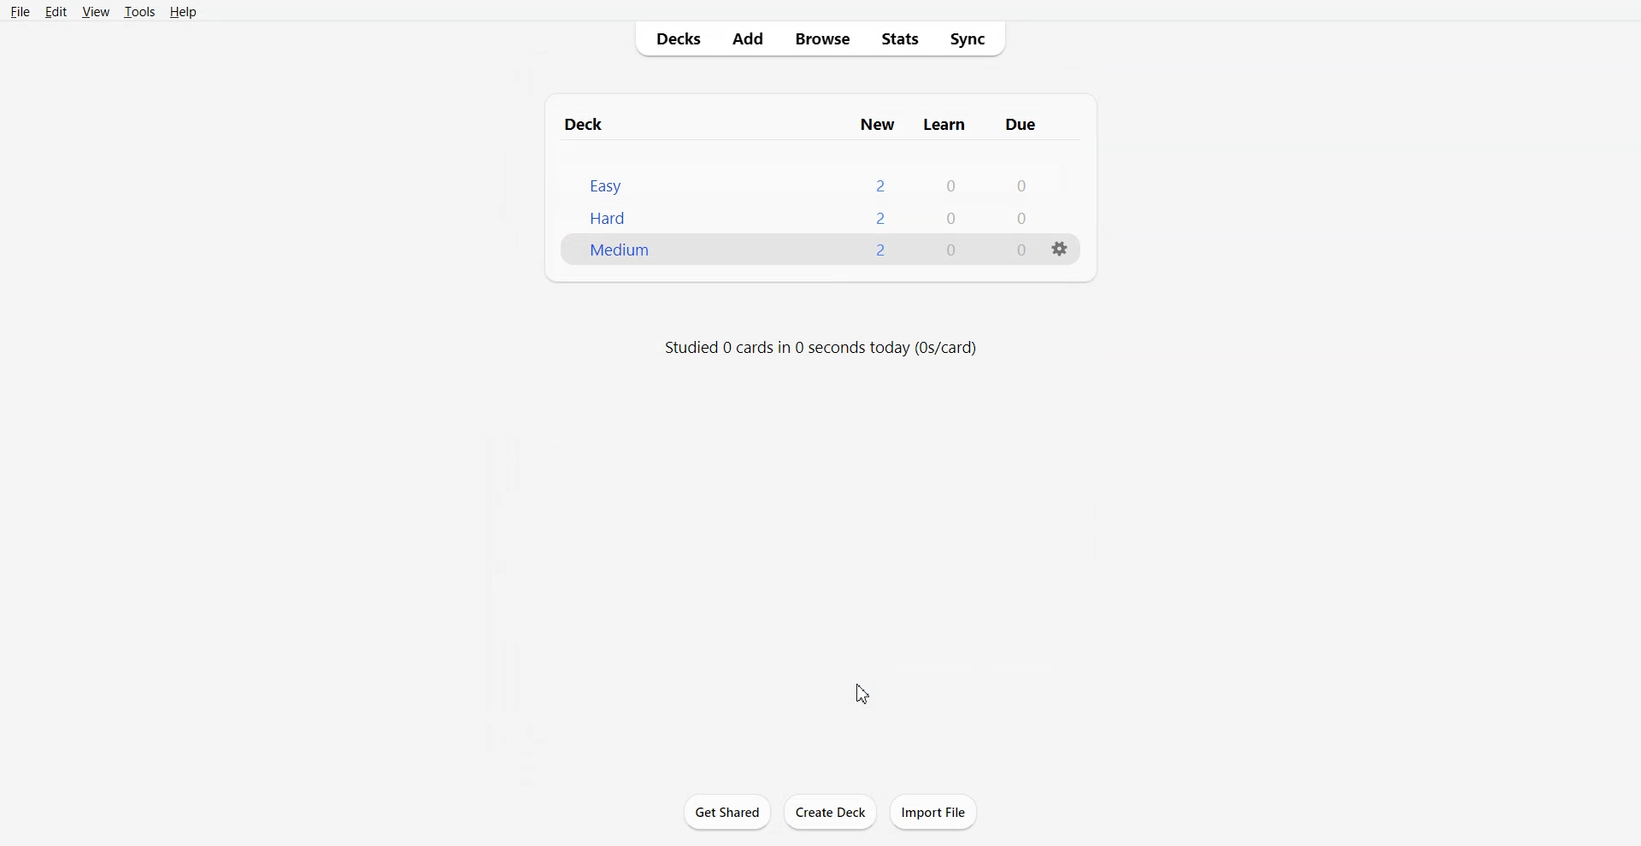 The width and height of the screenshot is (1641, 846). I want to click on Cursor, so click(862, 693).